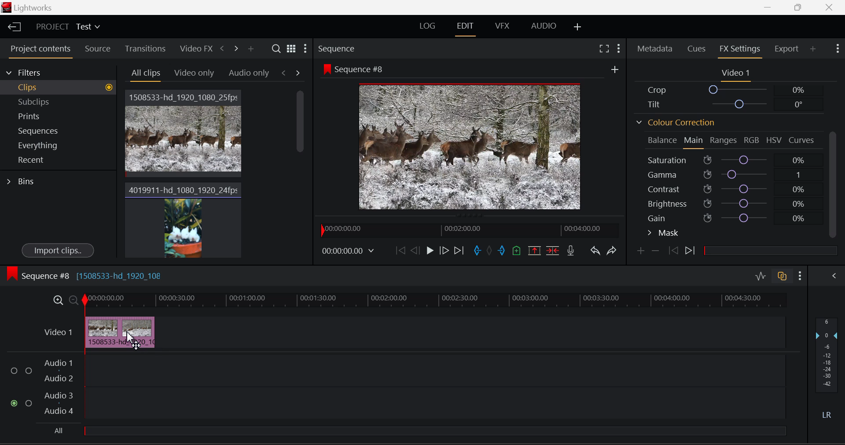  What do you see at coordinates (193, 71) in the screenshot?
I see `Video Only` at bounding box center [193, 71].